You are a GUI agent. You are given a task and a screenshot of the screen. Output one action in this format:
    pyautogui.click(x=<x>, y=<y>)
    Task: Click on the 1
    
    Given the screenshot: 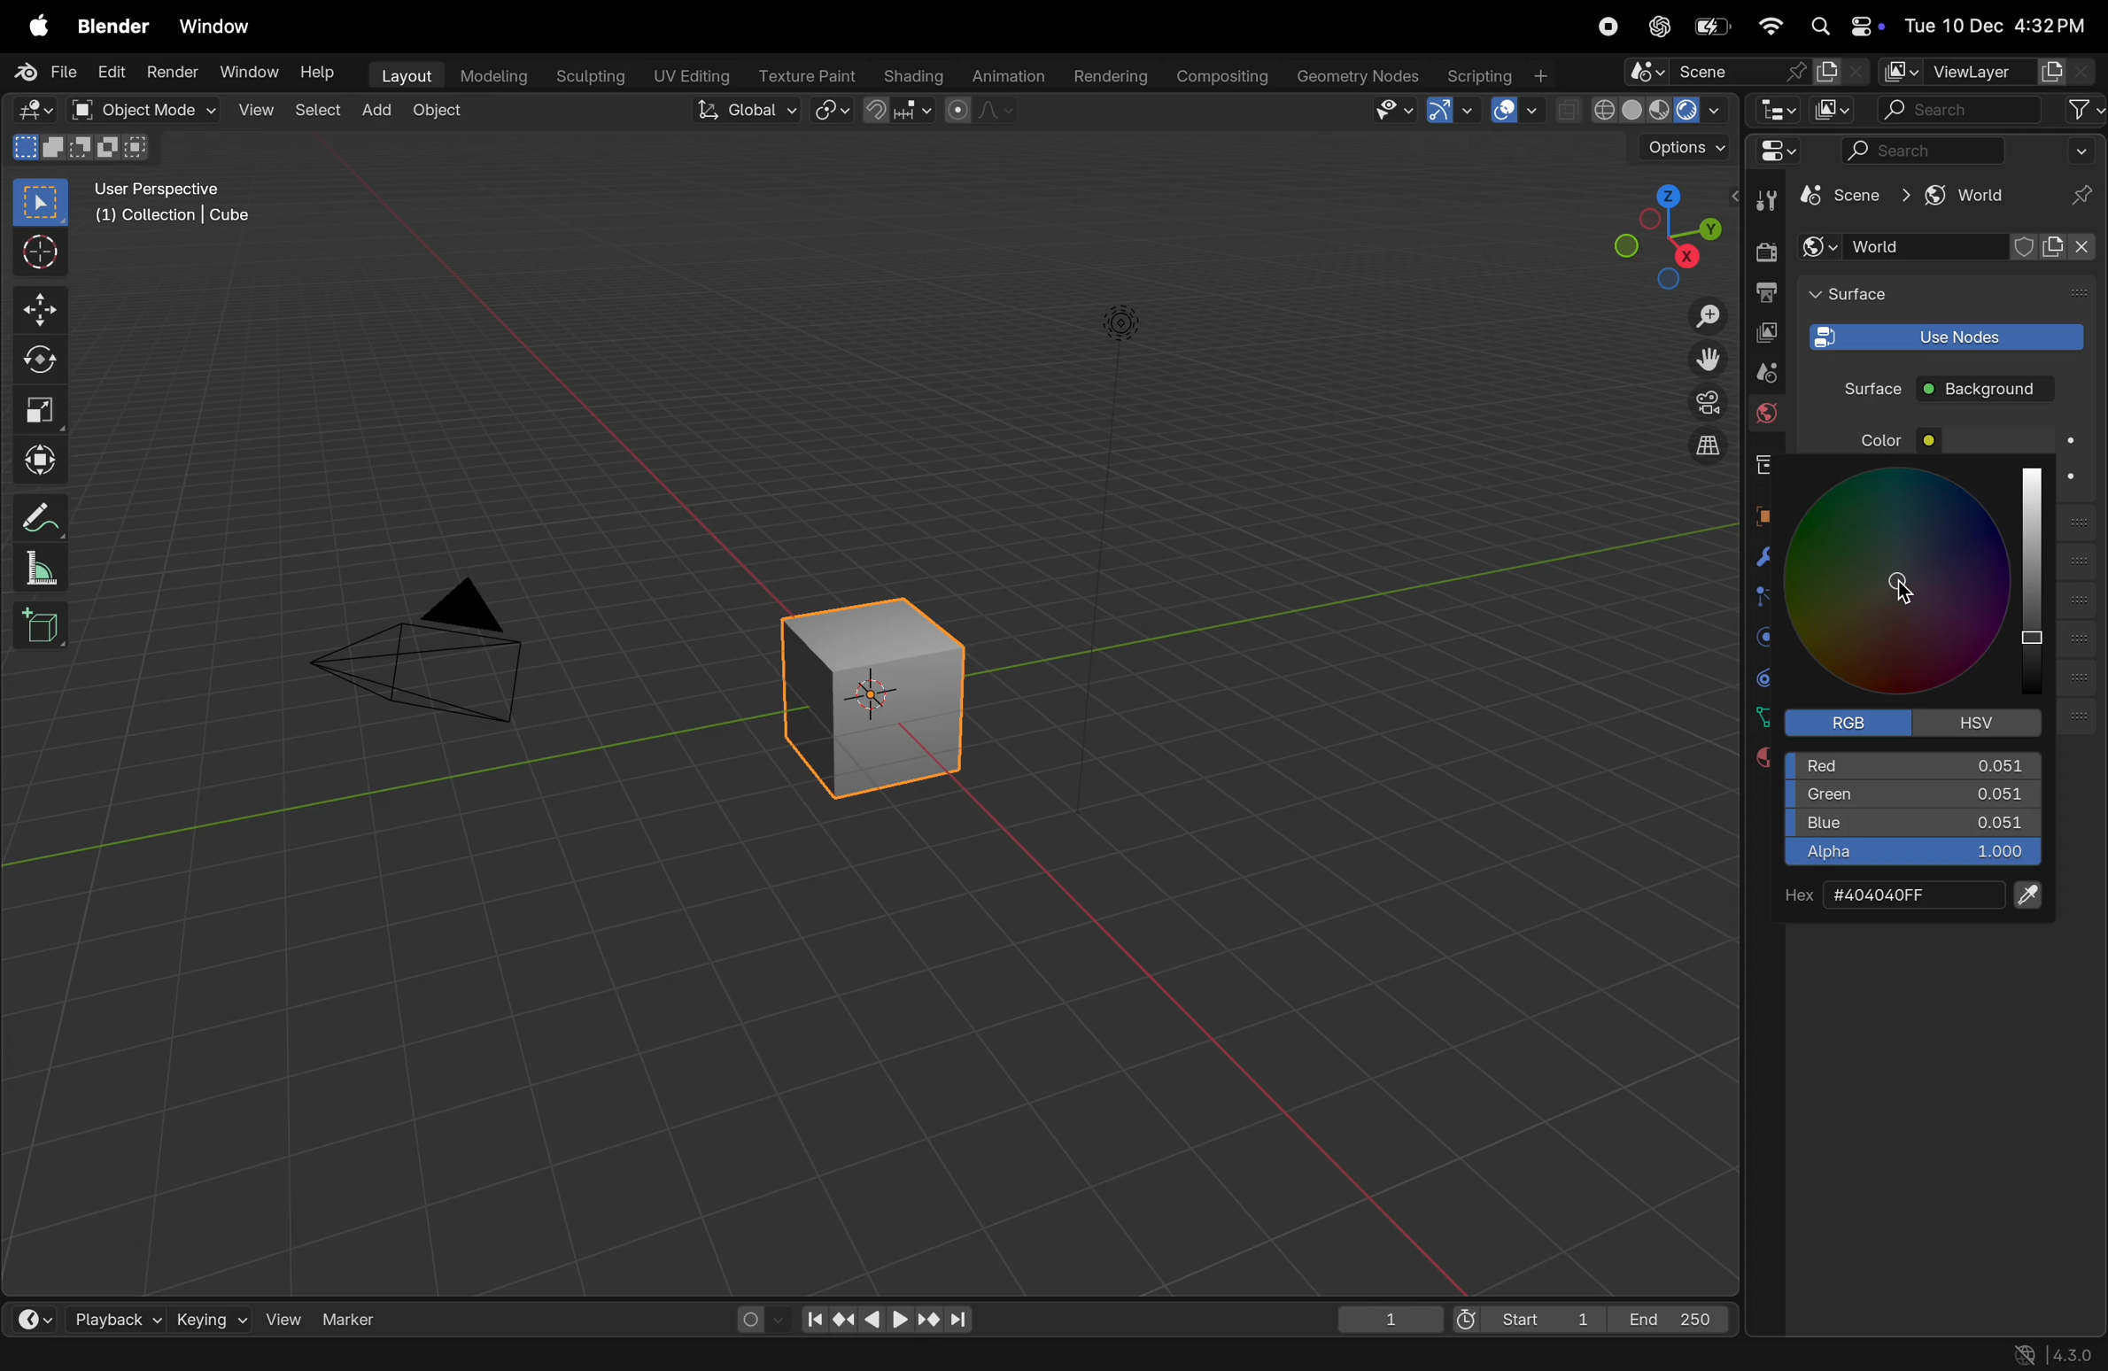 What is the action you would take?
    pyautogui.click(x=1389, y=1316)
    